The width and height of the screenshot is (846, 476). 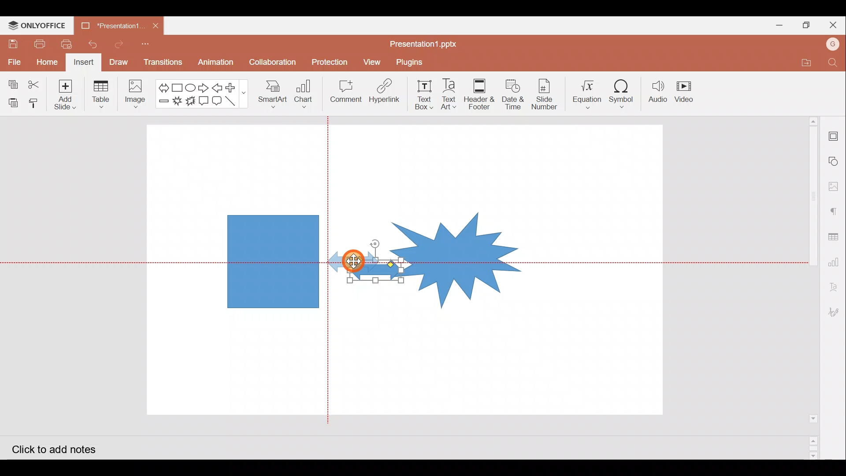 I want to click on Close, so click(x=832, y=24).